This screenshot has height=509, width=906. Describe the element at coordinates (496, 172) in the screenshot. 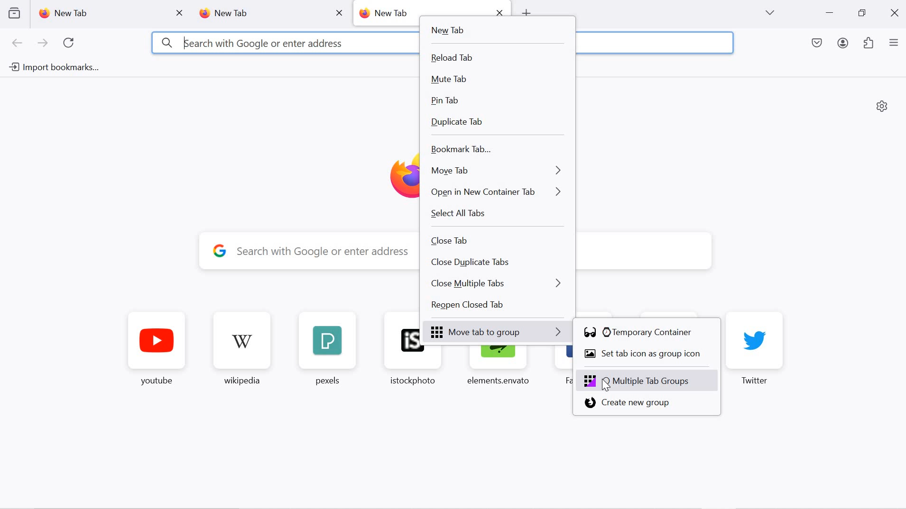

I see `move tab` at that location.